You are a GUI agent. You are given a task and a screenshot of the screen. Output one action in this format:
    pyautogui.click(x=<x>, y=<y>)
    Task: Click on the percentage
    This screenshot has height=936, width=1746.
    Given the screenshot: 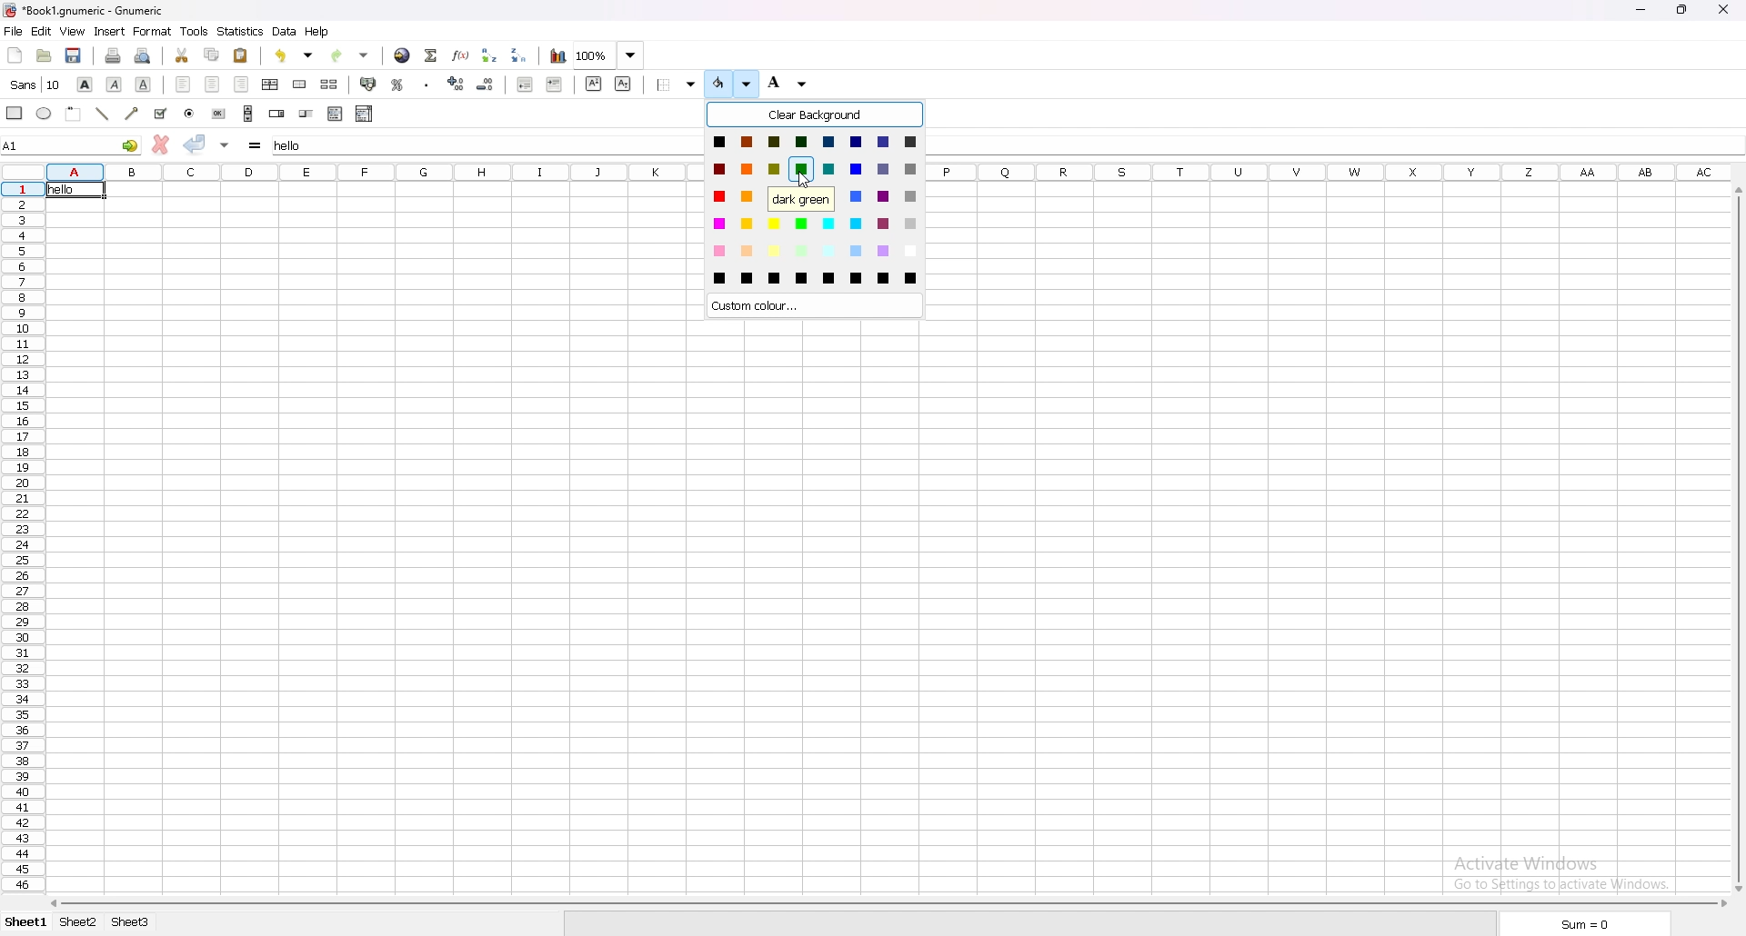 What is the action you would take?
    pyautogui.click(x=397, y=84)
    